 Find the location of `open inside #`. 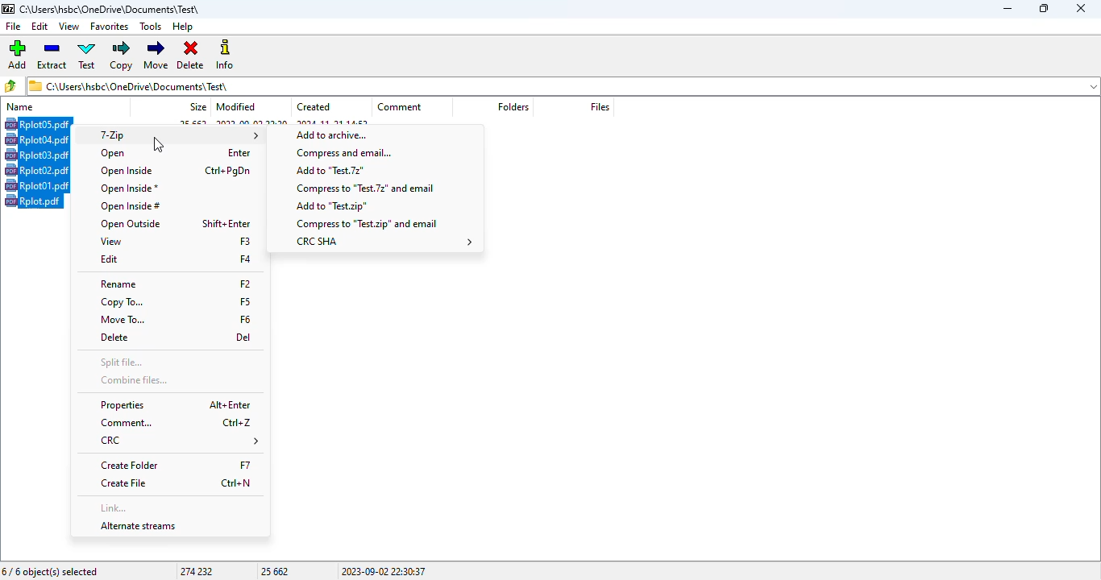

open inside # is located at coordinates (130, 207).